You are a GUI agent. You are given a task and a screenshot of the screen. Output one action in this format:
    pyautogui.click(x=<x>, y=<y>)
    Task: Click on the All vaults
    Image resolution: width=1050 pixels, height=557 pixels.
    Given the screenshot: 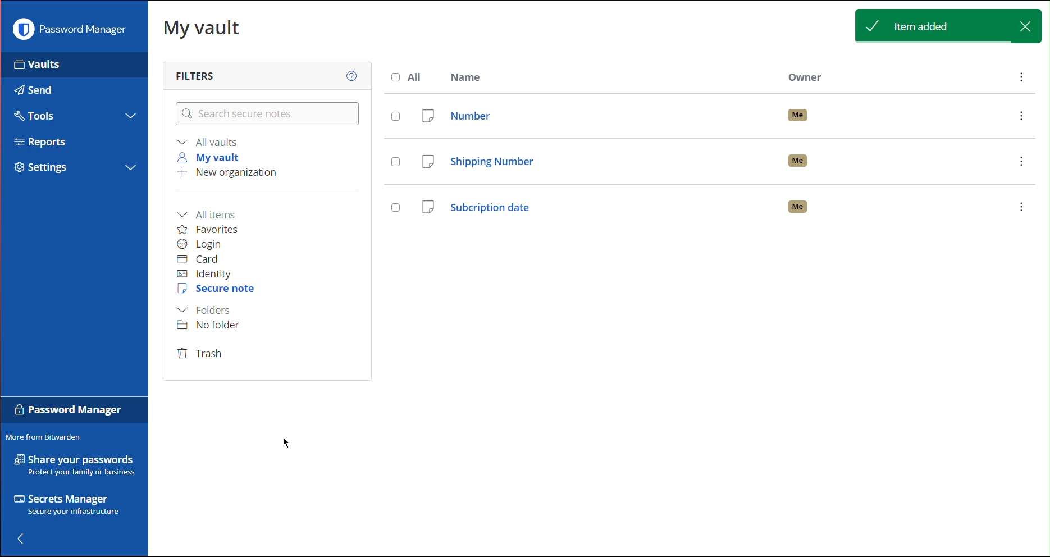 What is the action you would take?
    pyautogui.click(x=209, y=141)
    